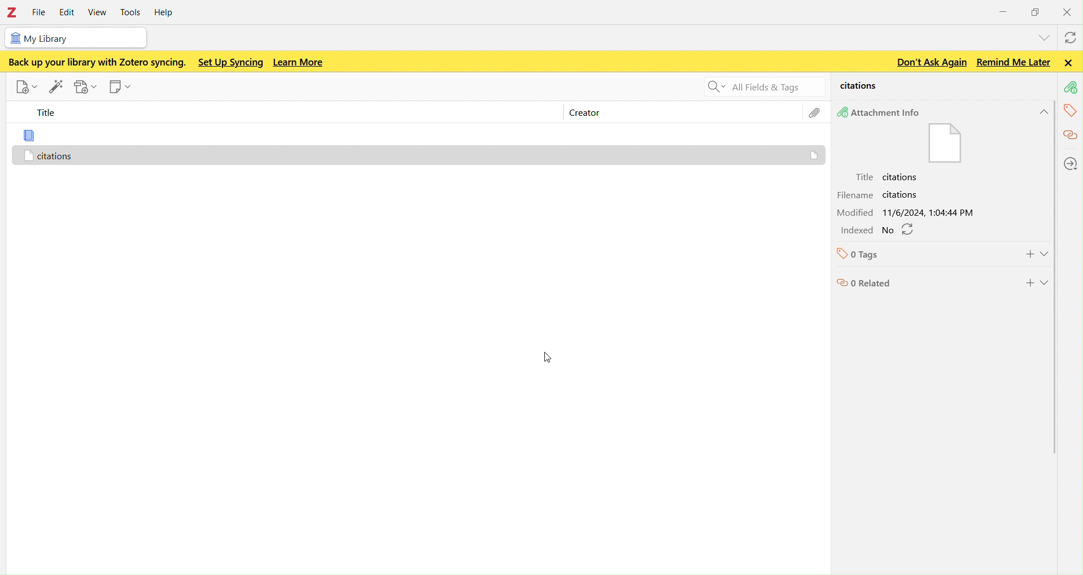 Image resolution: width=1083 pixels, height=575 pixels. What do you see at coordinates (597, 114) in the screenshot?
I see `creator` at bounding box center [597, 114].